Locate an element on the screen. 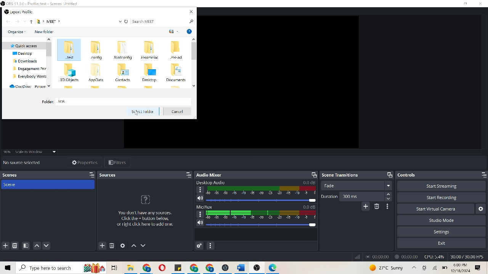 This screenshot has width=488, height=274. Start recording is located at coordinates (441, 199).